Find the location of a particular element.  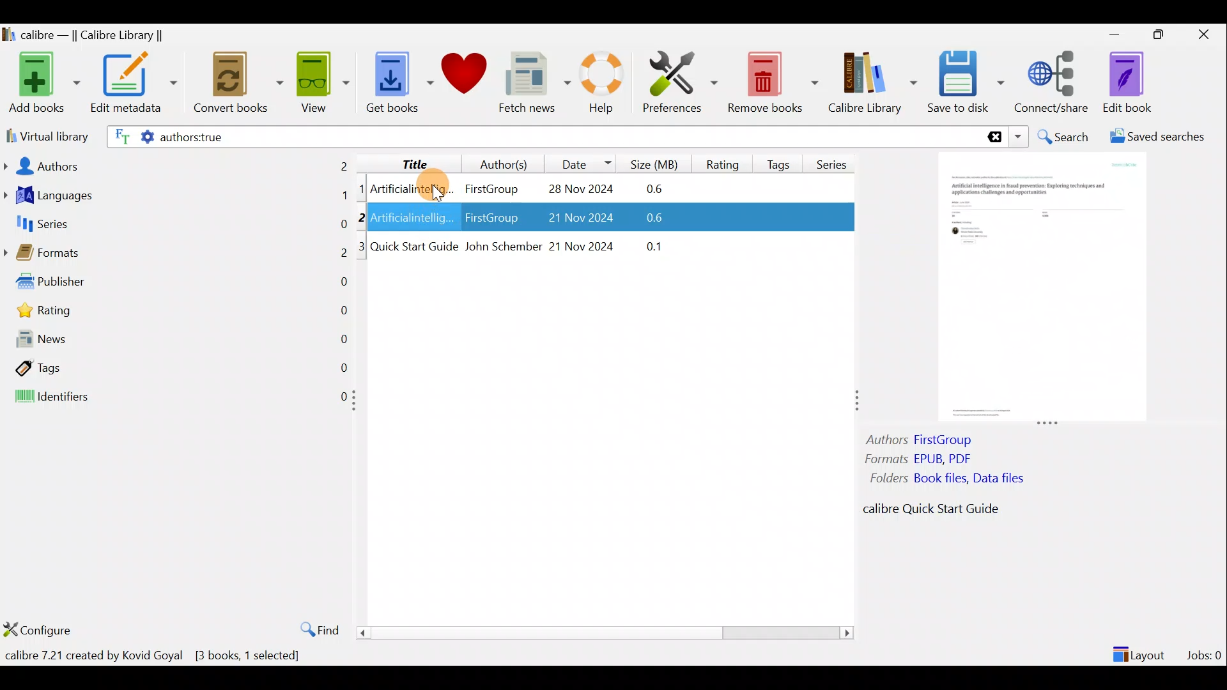

Formats is located at coordinates (176, 256).